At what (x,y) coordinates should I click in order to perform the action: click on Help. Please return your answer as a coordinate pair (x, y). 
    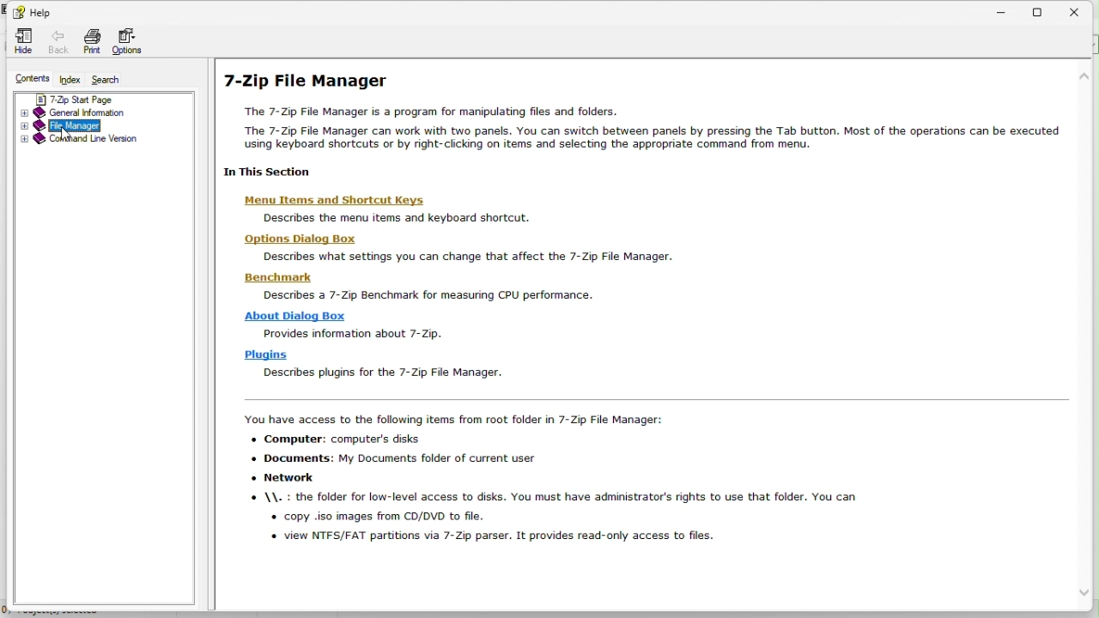
    Looking at the image, I should click on (31, 10).